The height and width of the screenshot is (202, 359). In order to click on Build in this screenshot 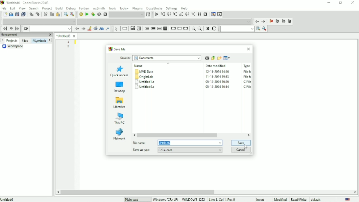, I will do `click(59, 8)`.